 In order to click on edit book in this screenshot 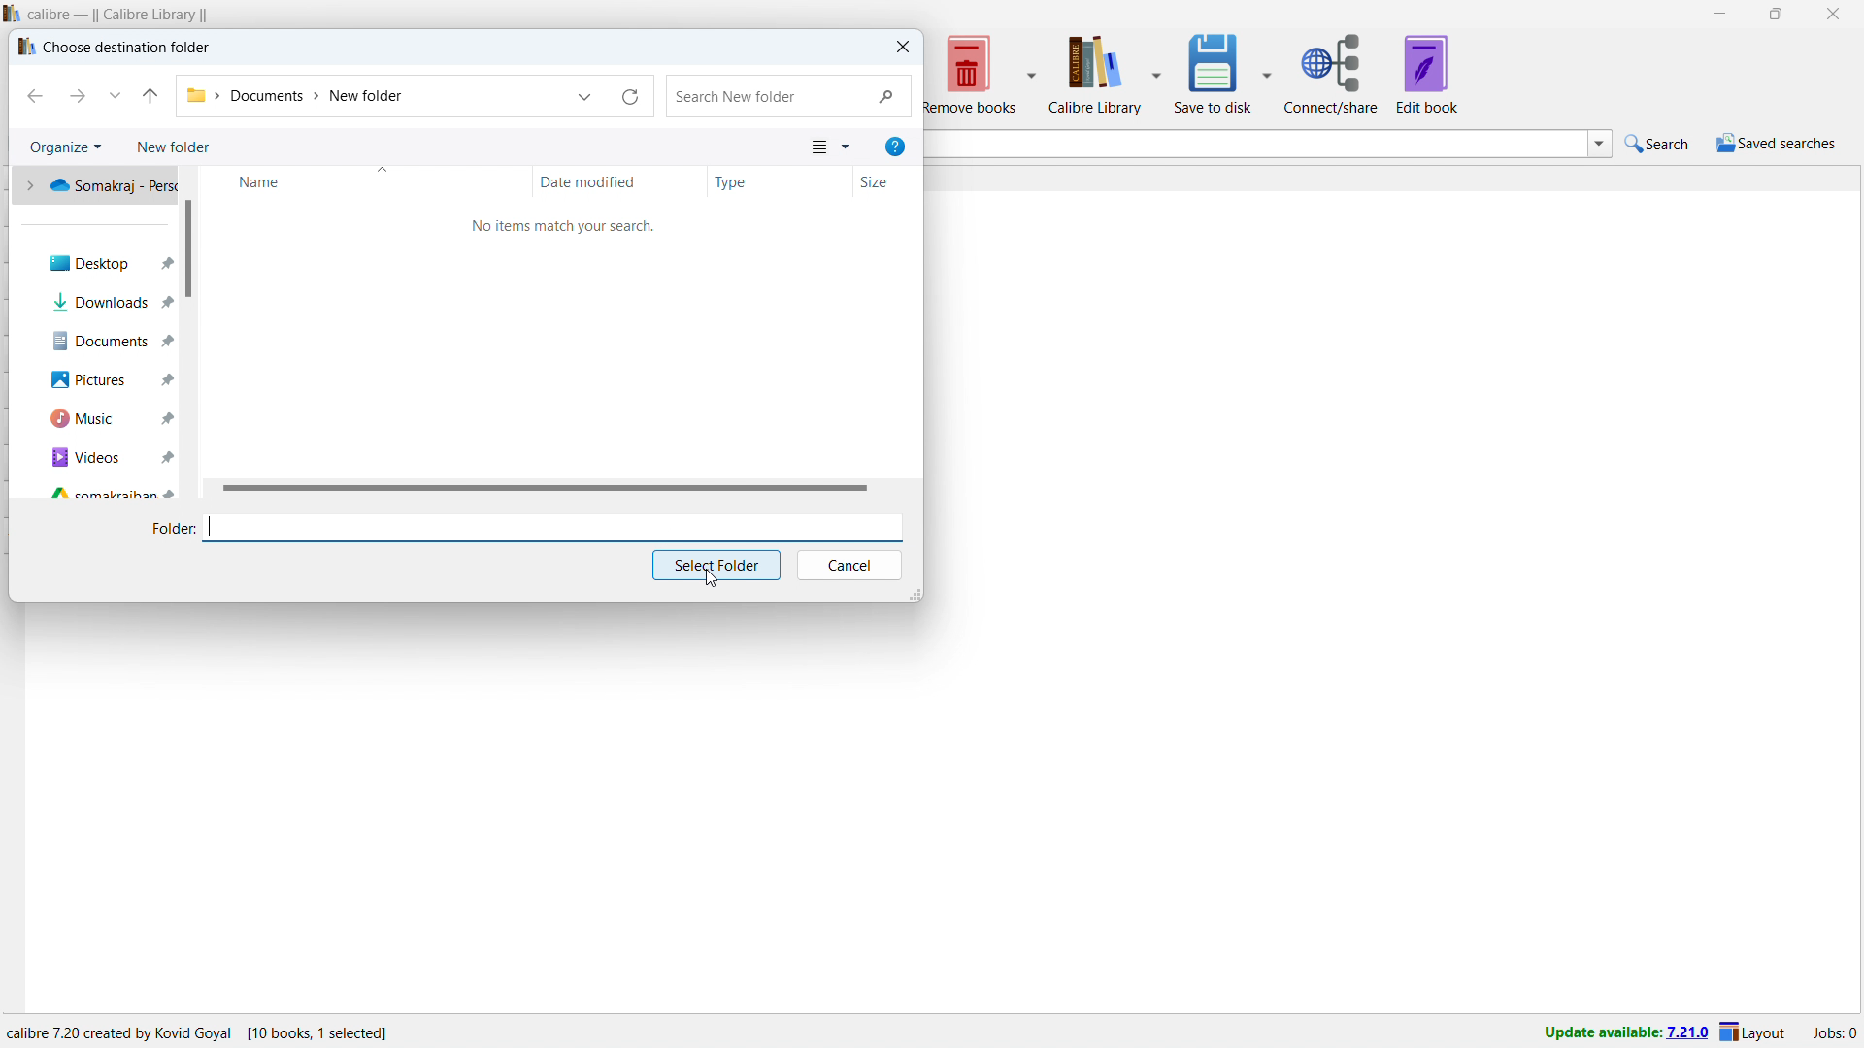, I will do `click(1427, 73)`.